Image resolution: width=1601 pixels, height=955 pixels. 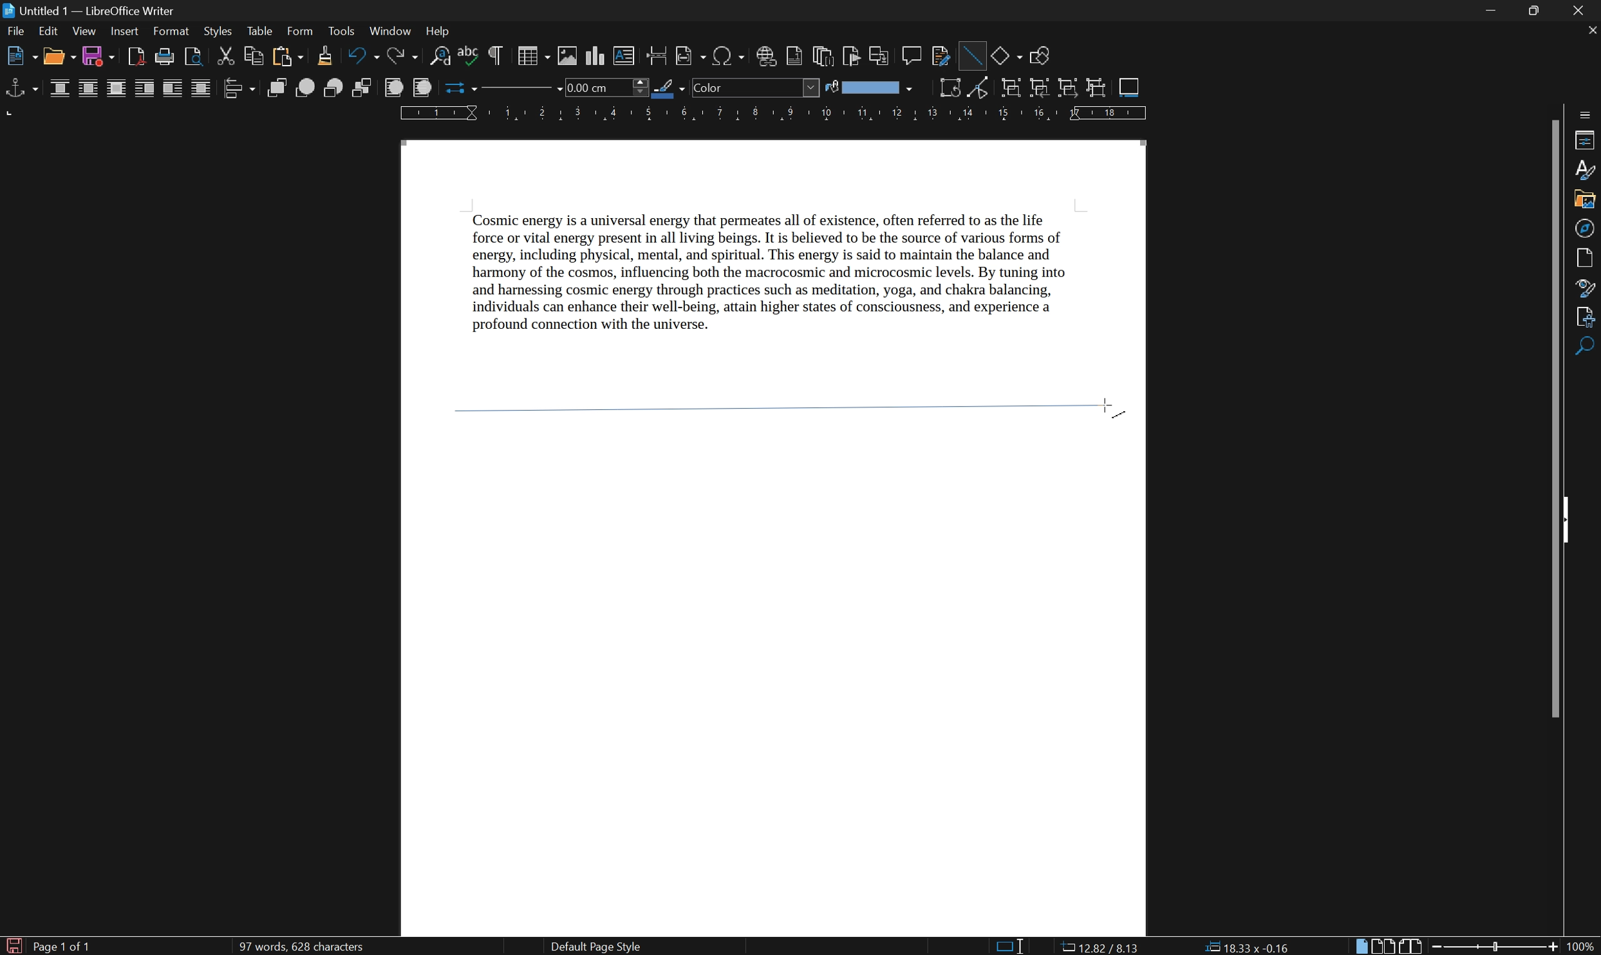 I want to click on line color, so click(x=669, y=88).